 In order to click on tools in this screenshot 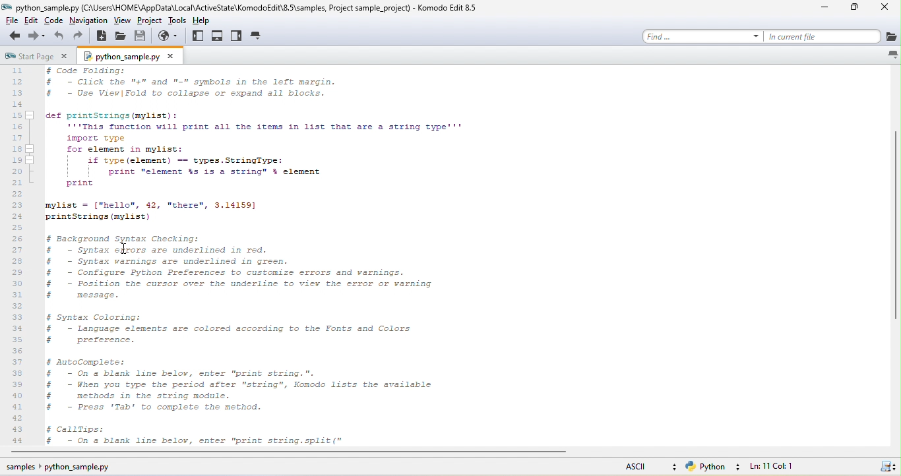, I will do `click(179, 22)`.